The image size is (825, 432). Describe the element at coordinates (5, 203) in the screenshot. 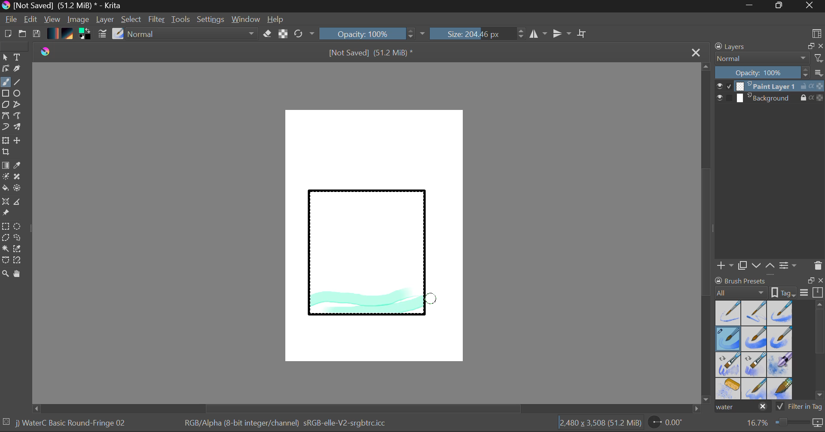

I see `Smart Assistant` at that location.